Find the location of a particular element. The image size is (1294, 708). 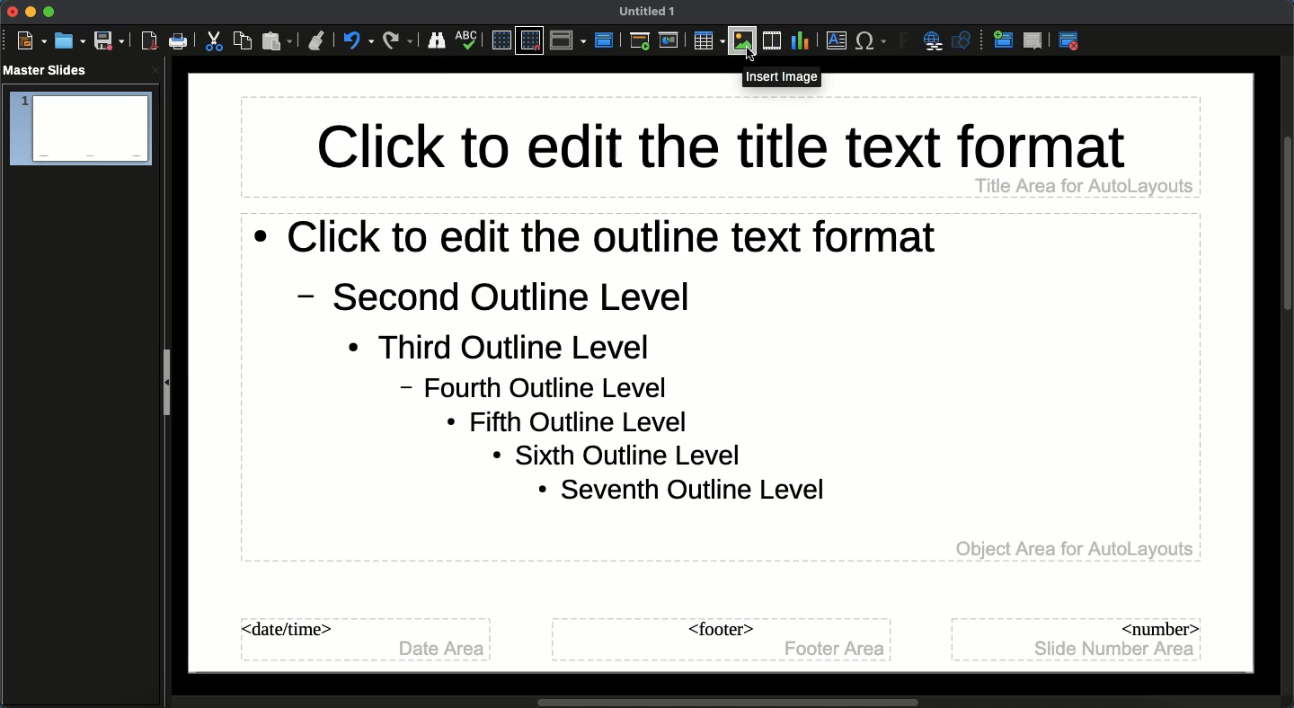

Master slide date is located at coordinates (367, 638).